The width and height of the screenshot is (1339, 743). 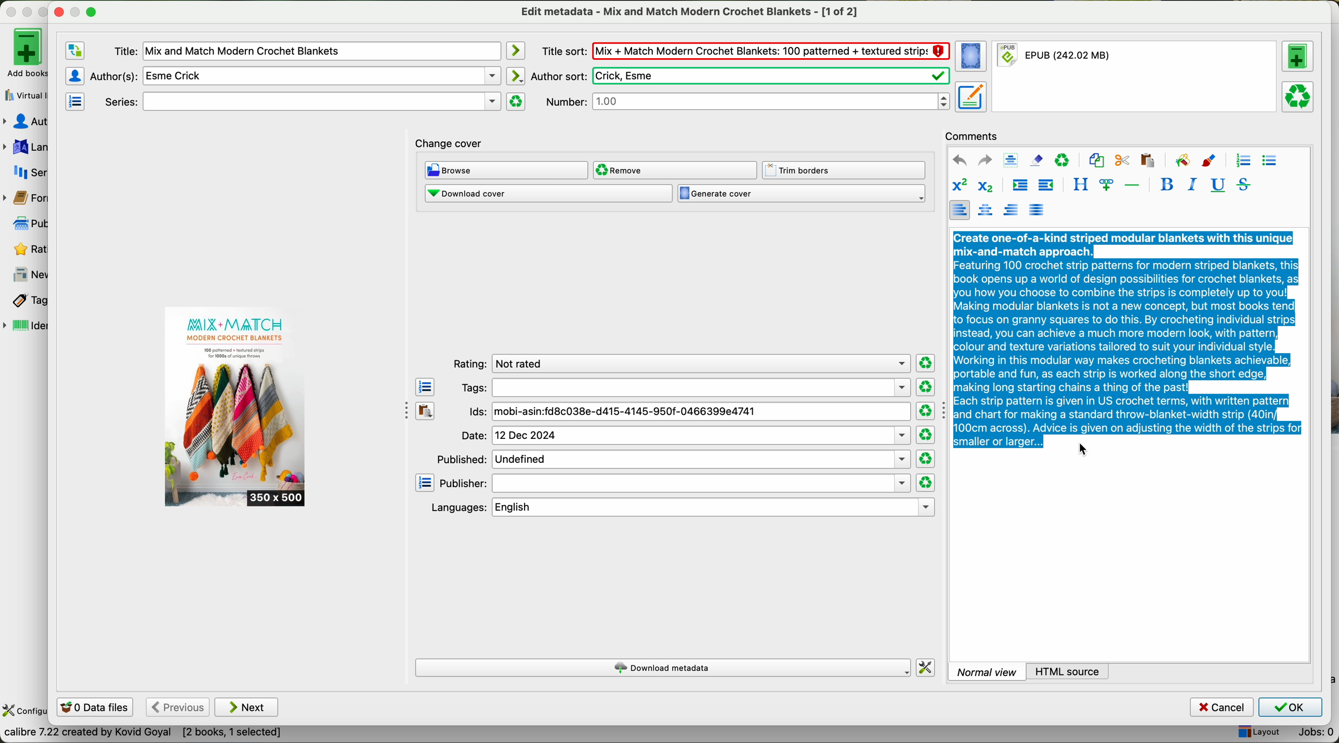 I want to click on clear rating, so click(x=925, y=483).